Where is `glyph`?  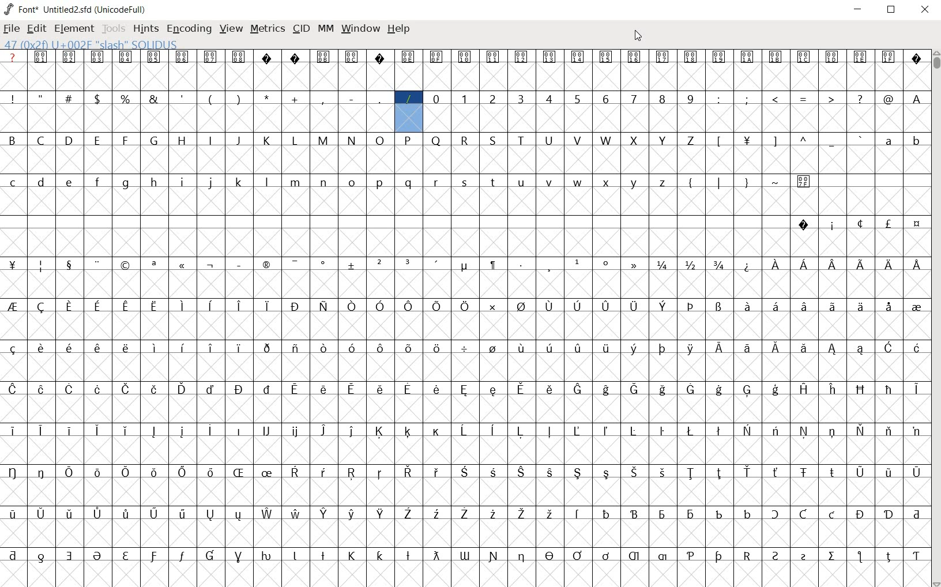
glyph is located at coordinates (97, 99).